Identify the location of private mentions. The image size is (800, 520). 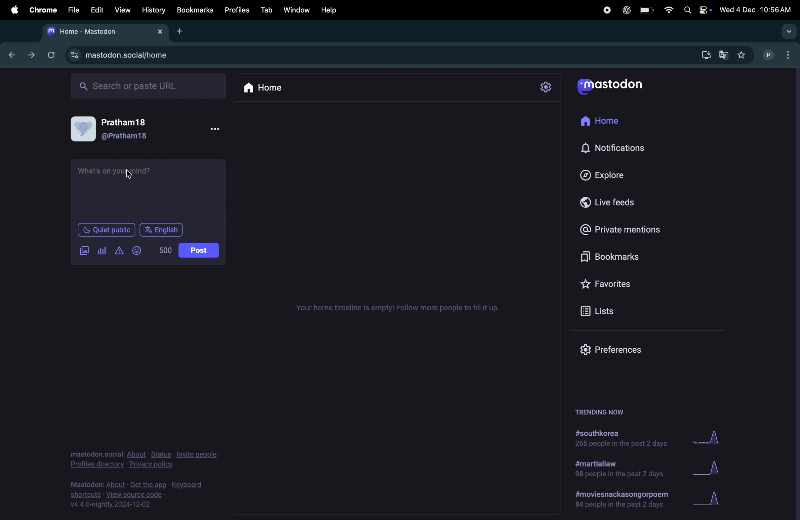
(627, 228).